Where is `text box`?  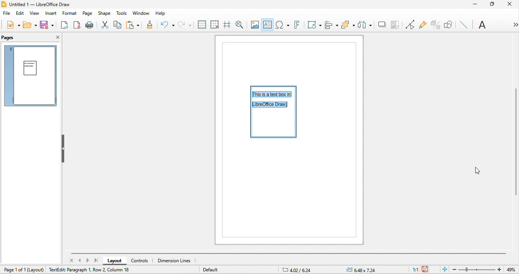 text box is located at coordinates (268, 25).